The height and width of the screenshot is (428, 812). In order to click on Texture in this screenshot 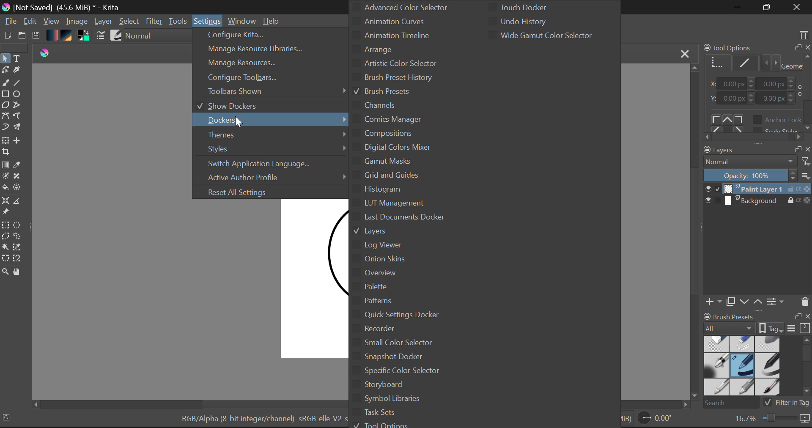, I will do `click(69, 36)`.